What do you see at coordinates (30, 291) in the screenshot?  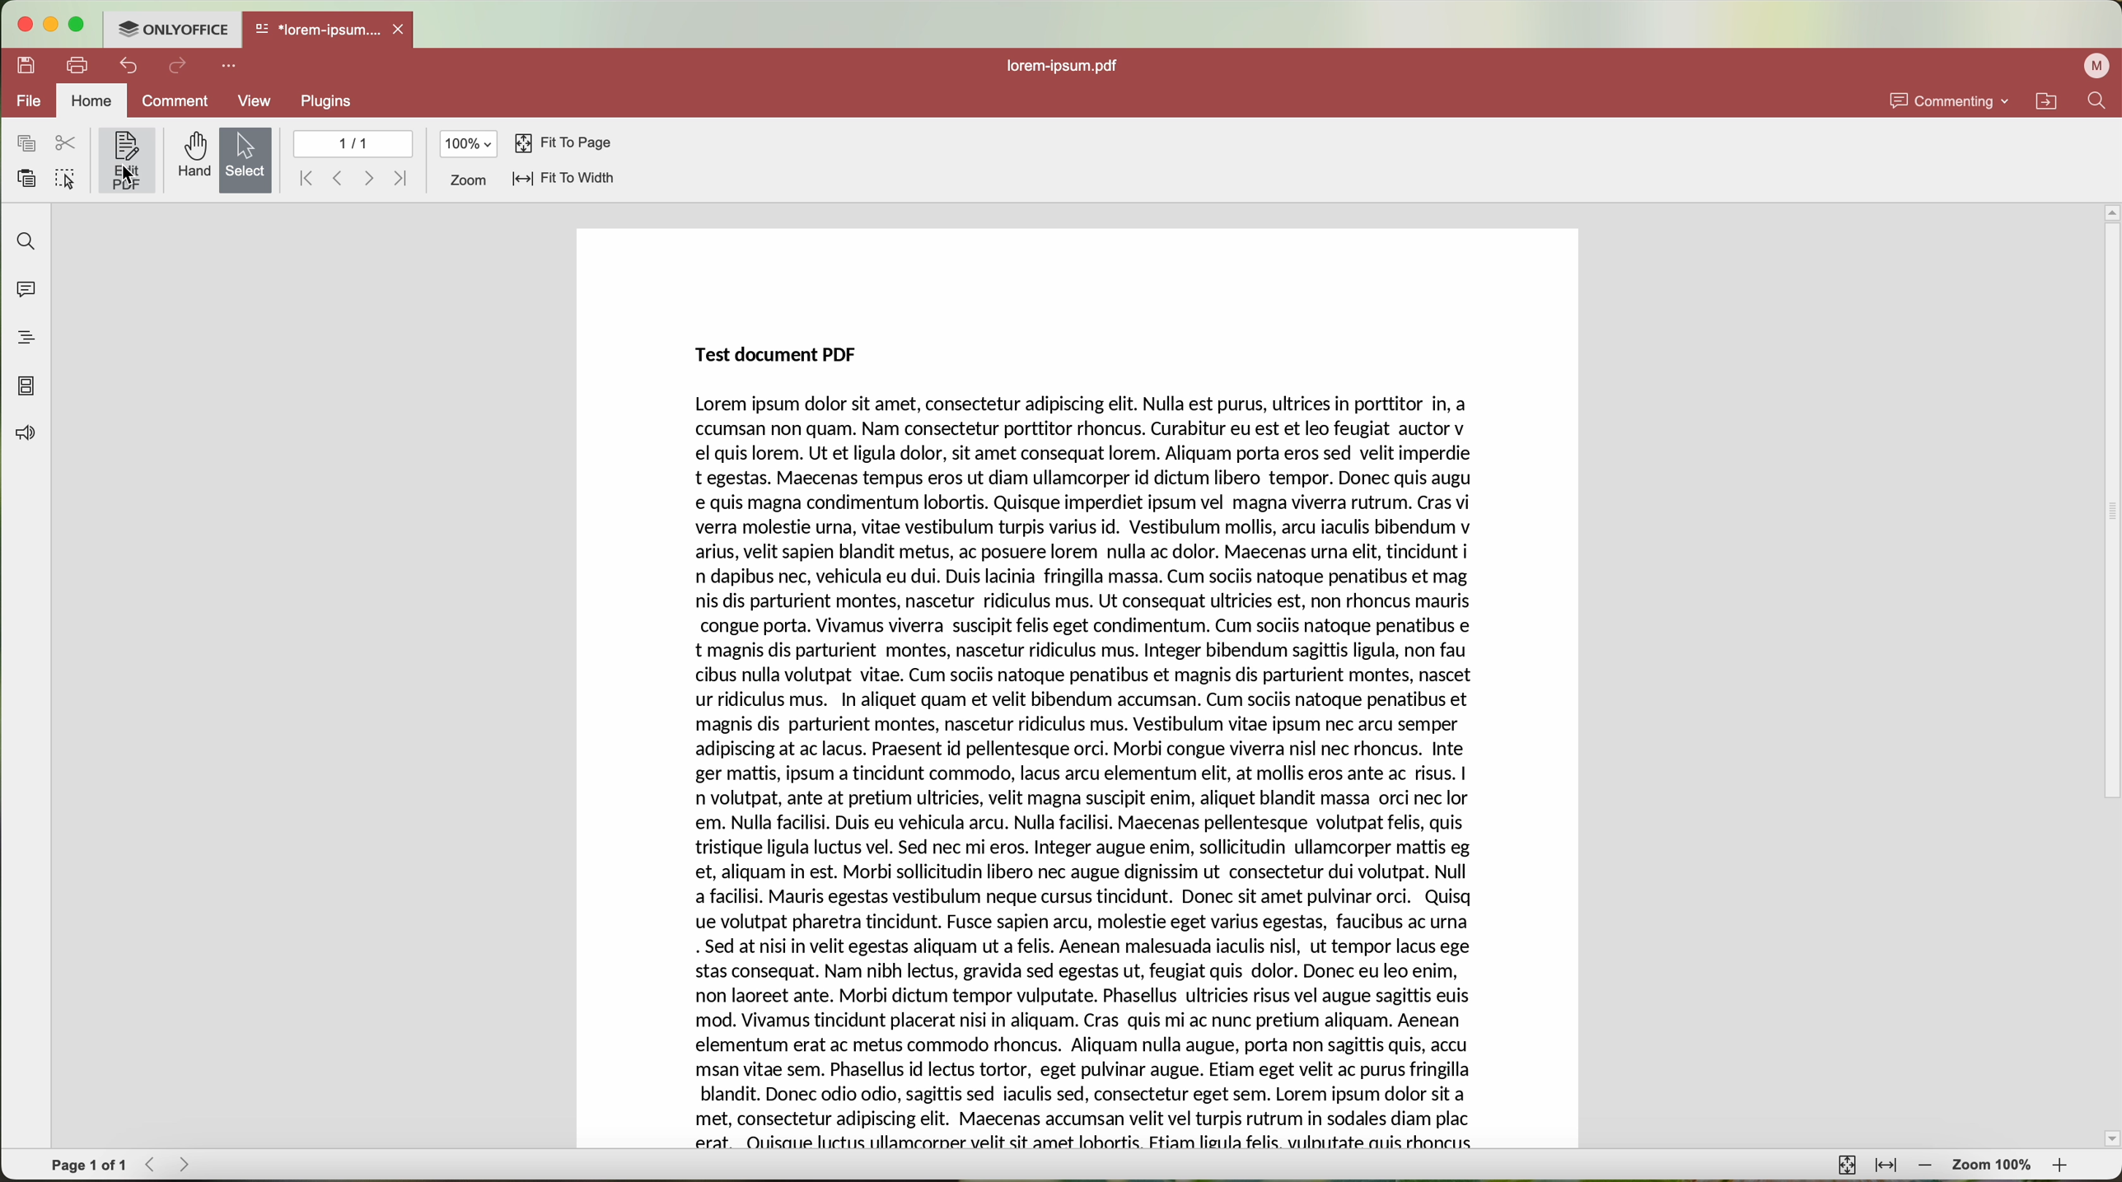 I see `comments` at bounding box center [30, 291].